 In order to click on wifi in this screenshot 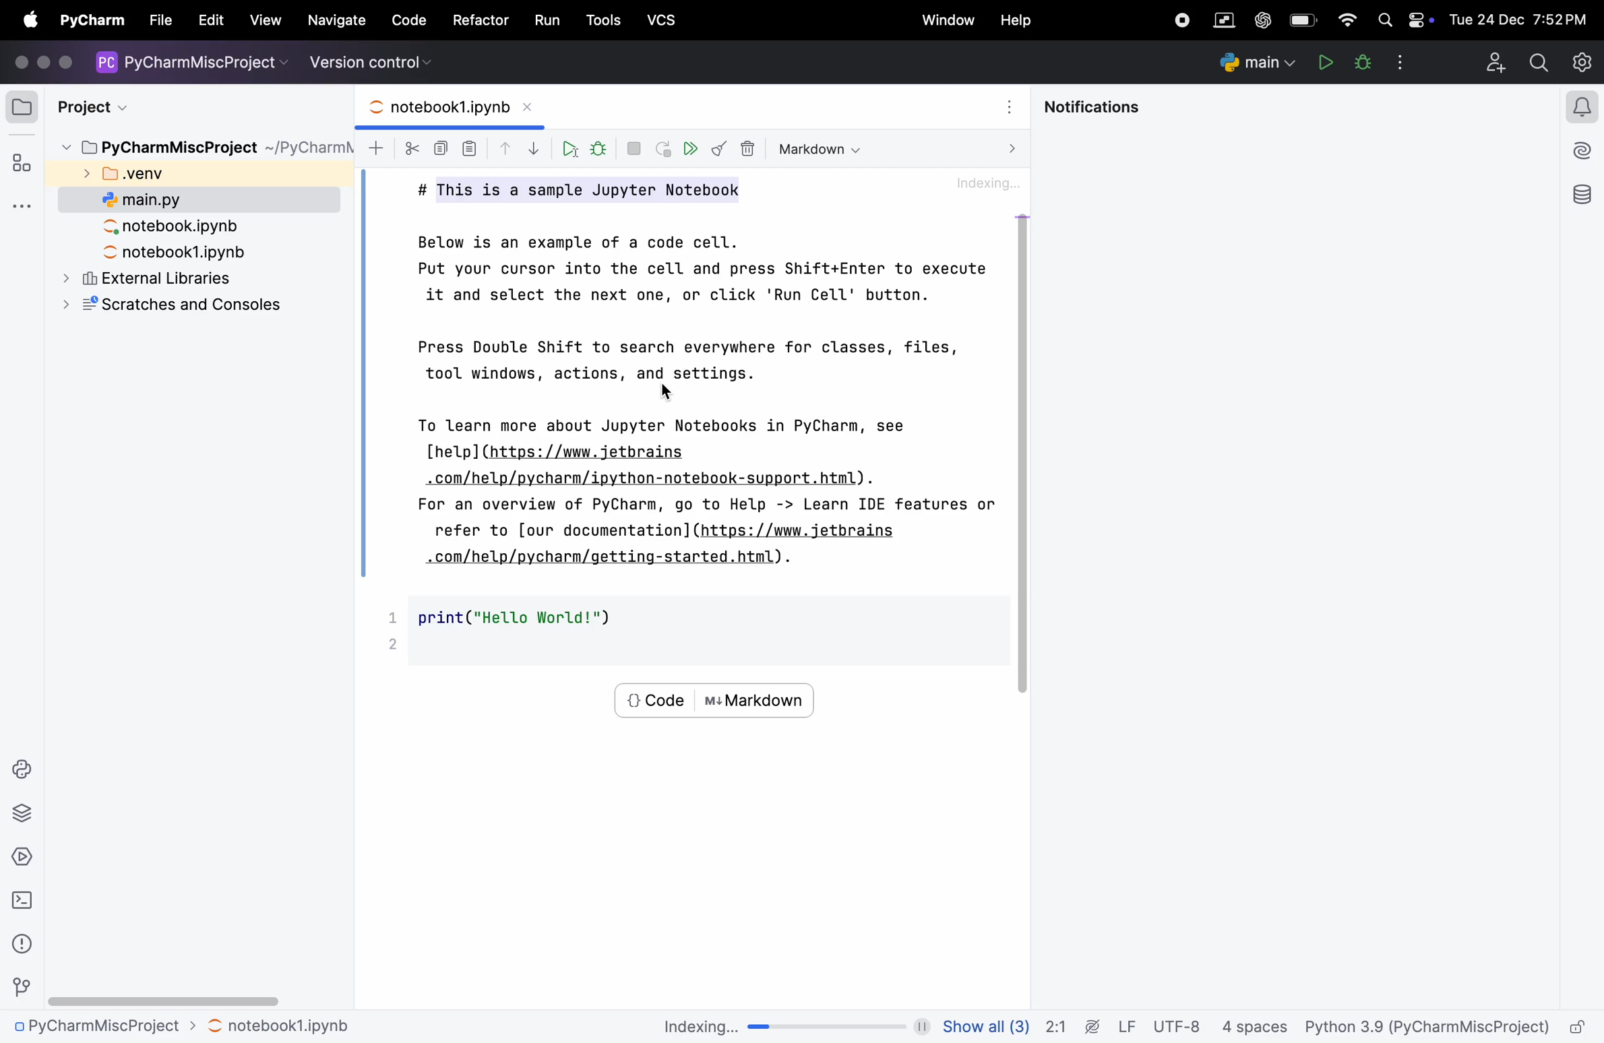, I will do `click(1343, 20)`.